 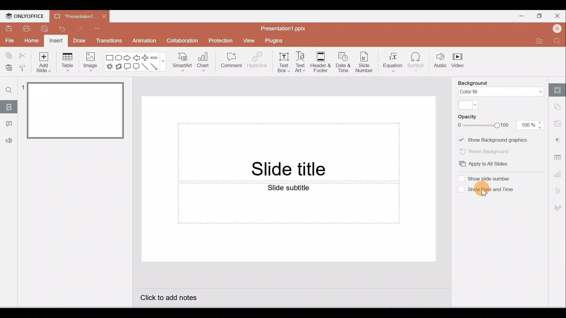 What do you see at coordinates (492, 178) in the screenshot?
I see `Show slide number` at bounding box center [492, 178].